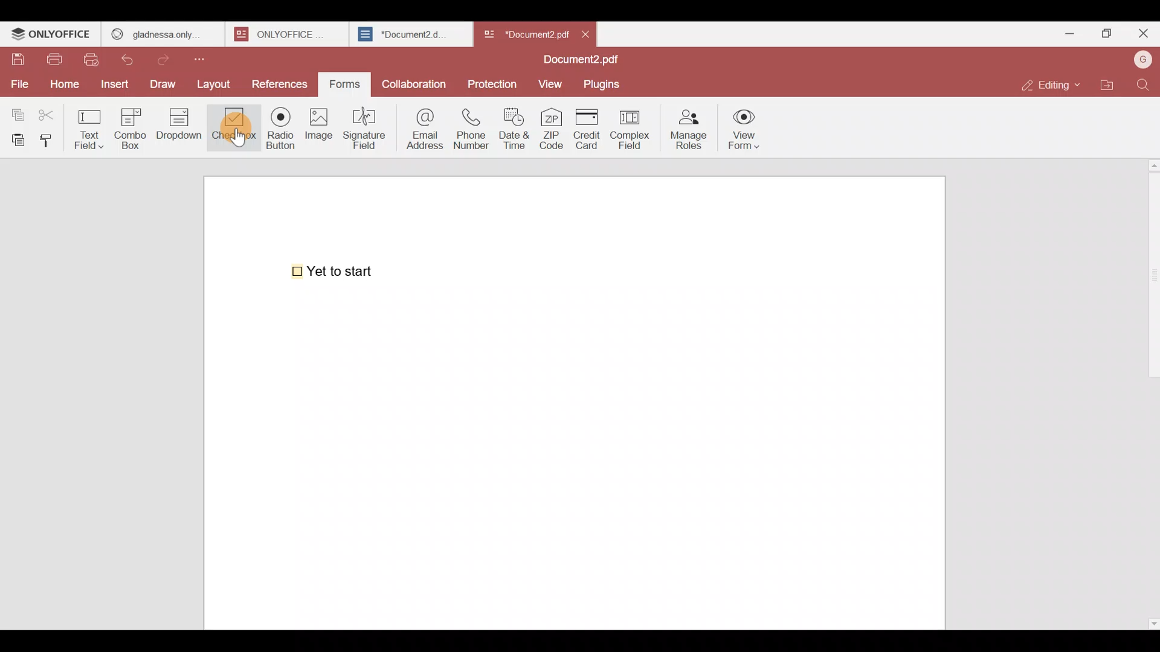  What do you see at coordinates (133, 57) in the screenshot?
I see `Undo` at bounding box center [133, 57].